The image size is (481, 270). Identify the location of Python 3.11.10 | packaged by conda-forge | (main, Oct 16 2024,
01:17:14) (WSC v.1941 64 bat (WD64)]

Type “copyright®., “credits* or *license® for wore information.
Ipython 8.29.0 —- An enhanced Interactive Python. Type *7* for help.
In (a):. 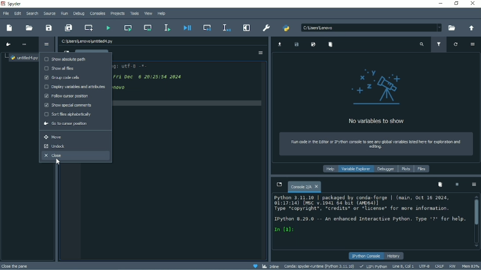
(370, 215).